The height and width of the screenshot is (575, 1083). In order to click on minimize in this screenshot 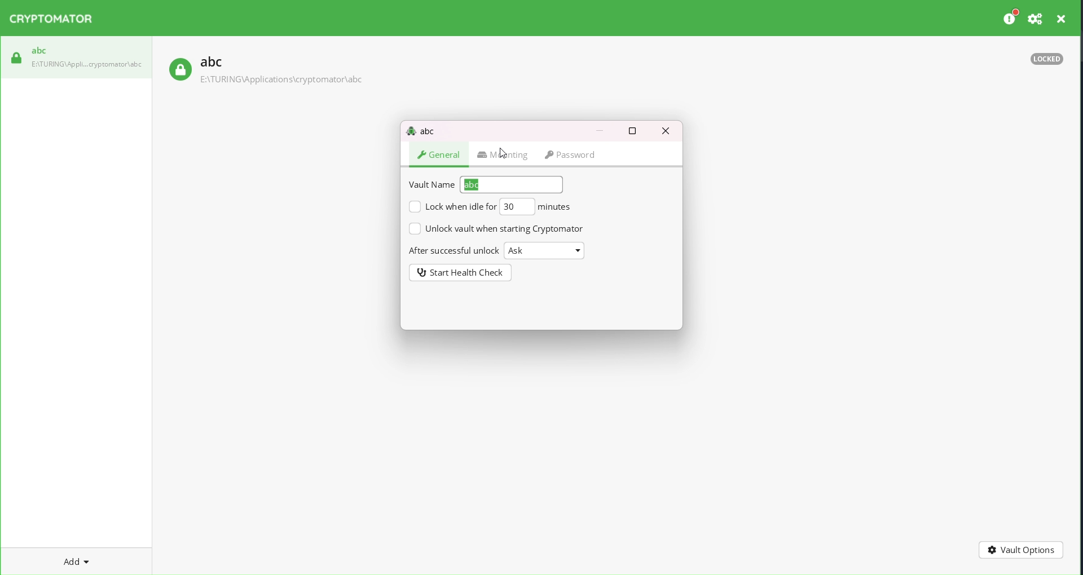, I will do `click(598, 130)`.